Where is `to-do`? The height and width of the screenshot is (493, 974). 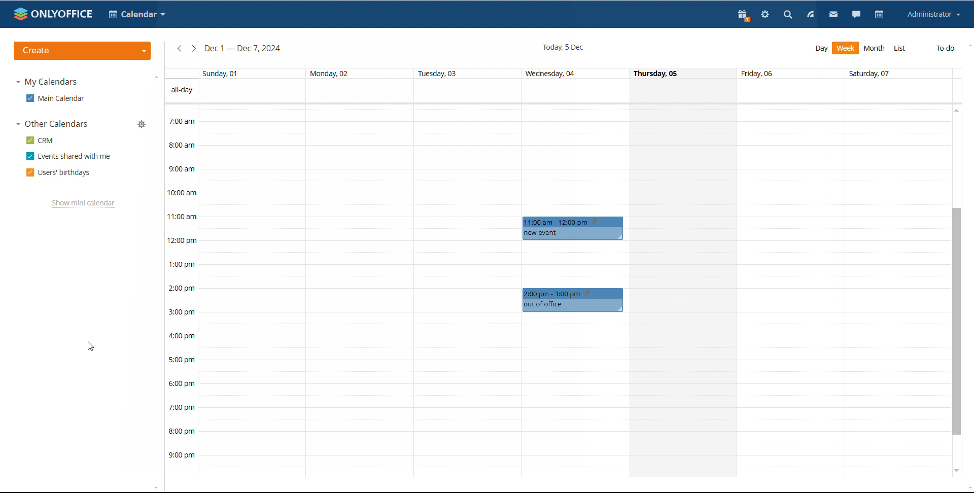 to-do is located at coordinates (946, 49).